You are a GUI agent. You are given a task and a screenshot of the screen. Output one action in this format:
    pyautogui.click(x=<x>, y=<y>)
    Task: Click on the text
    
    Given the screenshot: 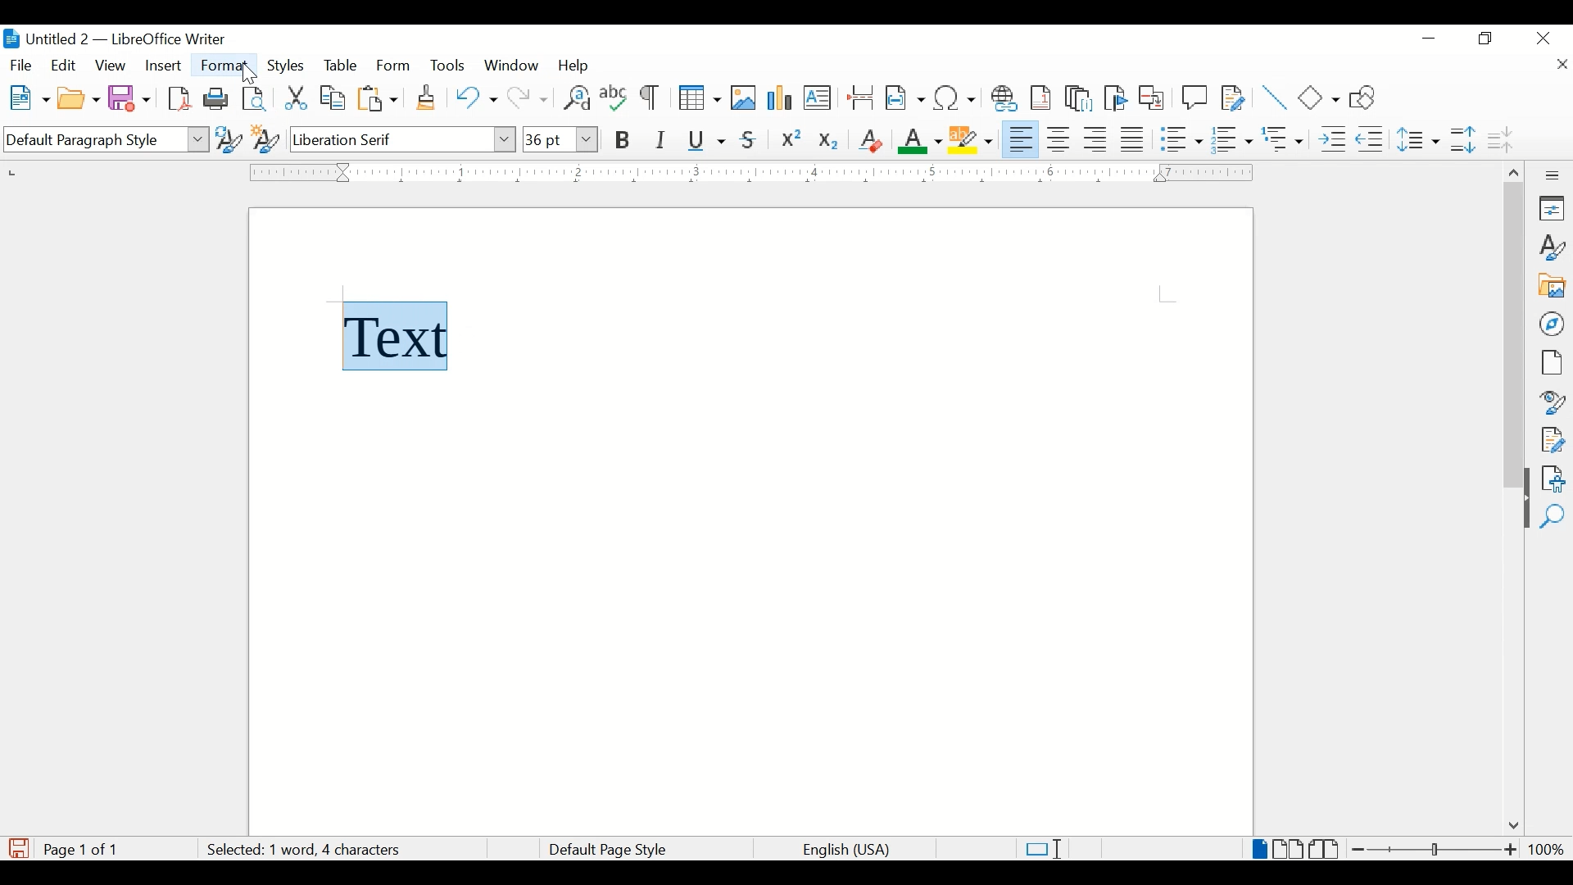 What is the action you would take?
    pyautogui.click(x=410, y=334)
    